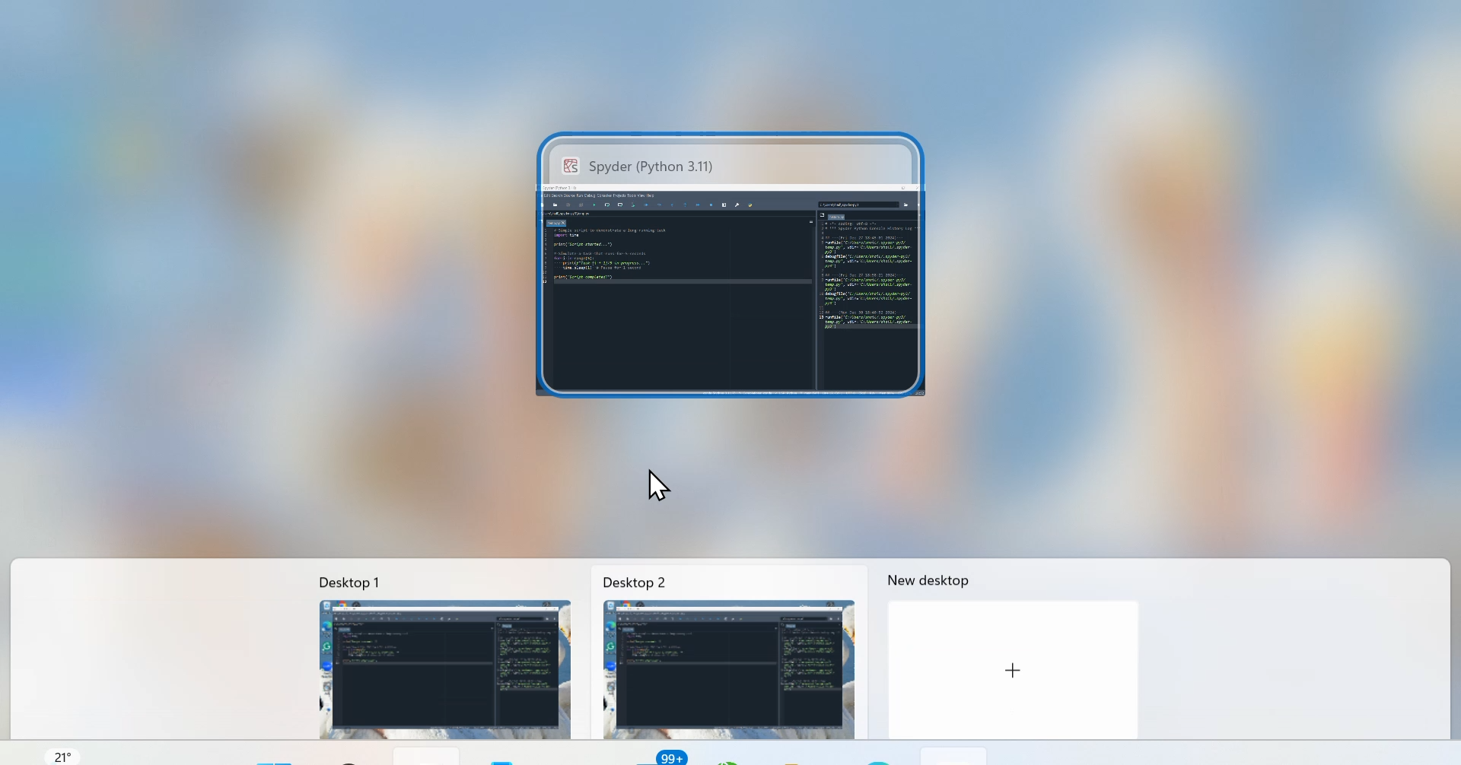 The image size is (1461, 765). What do you see at coordinates (710, 581) in the screenshot?
I see `Desktop 2` at bounding box center [710, 581].